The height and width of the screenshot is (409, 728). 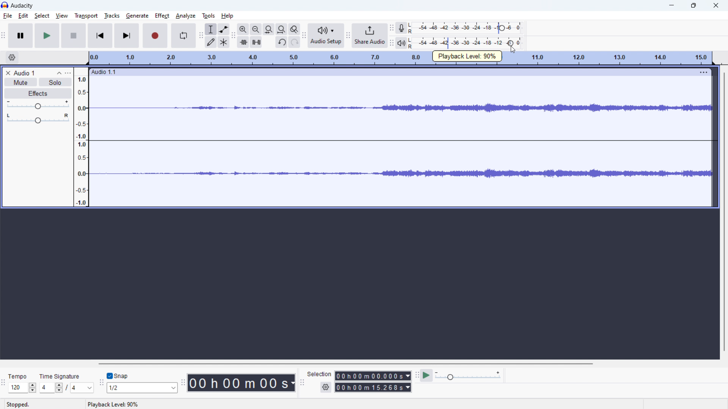 I want to click on transport toolbar, so click(x=5, y=34).